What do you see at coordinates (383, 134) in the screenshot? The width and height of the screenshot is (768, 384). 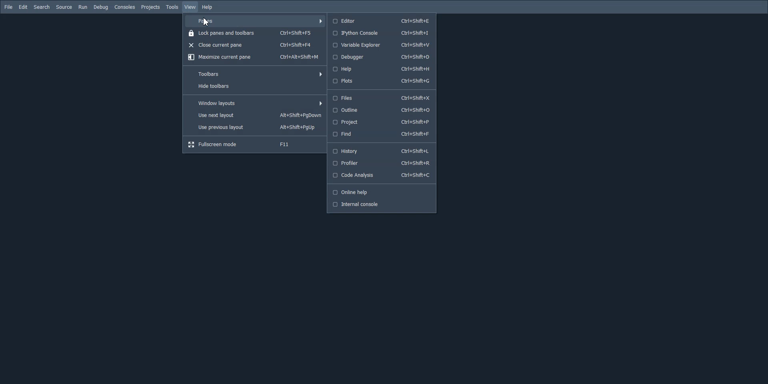 I see `Find` at bounding box center [383, 134].